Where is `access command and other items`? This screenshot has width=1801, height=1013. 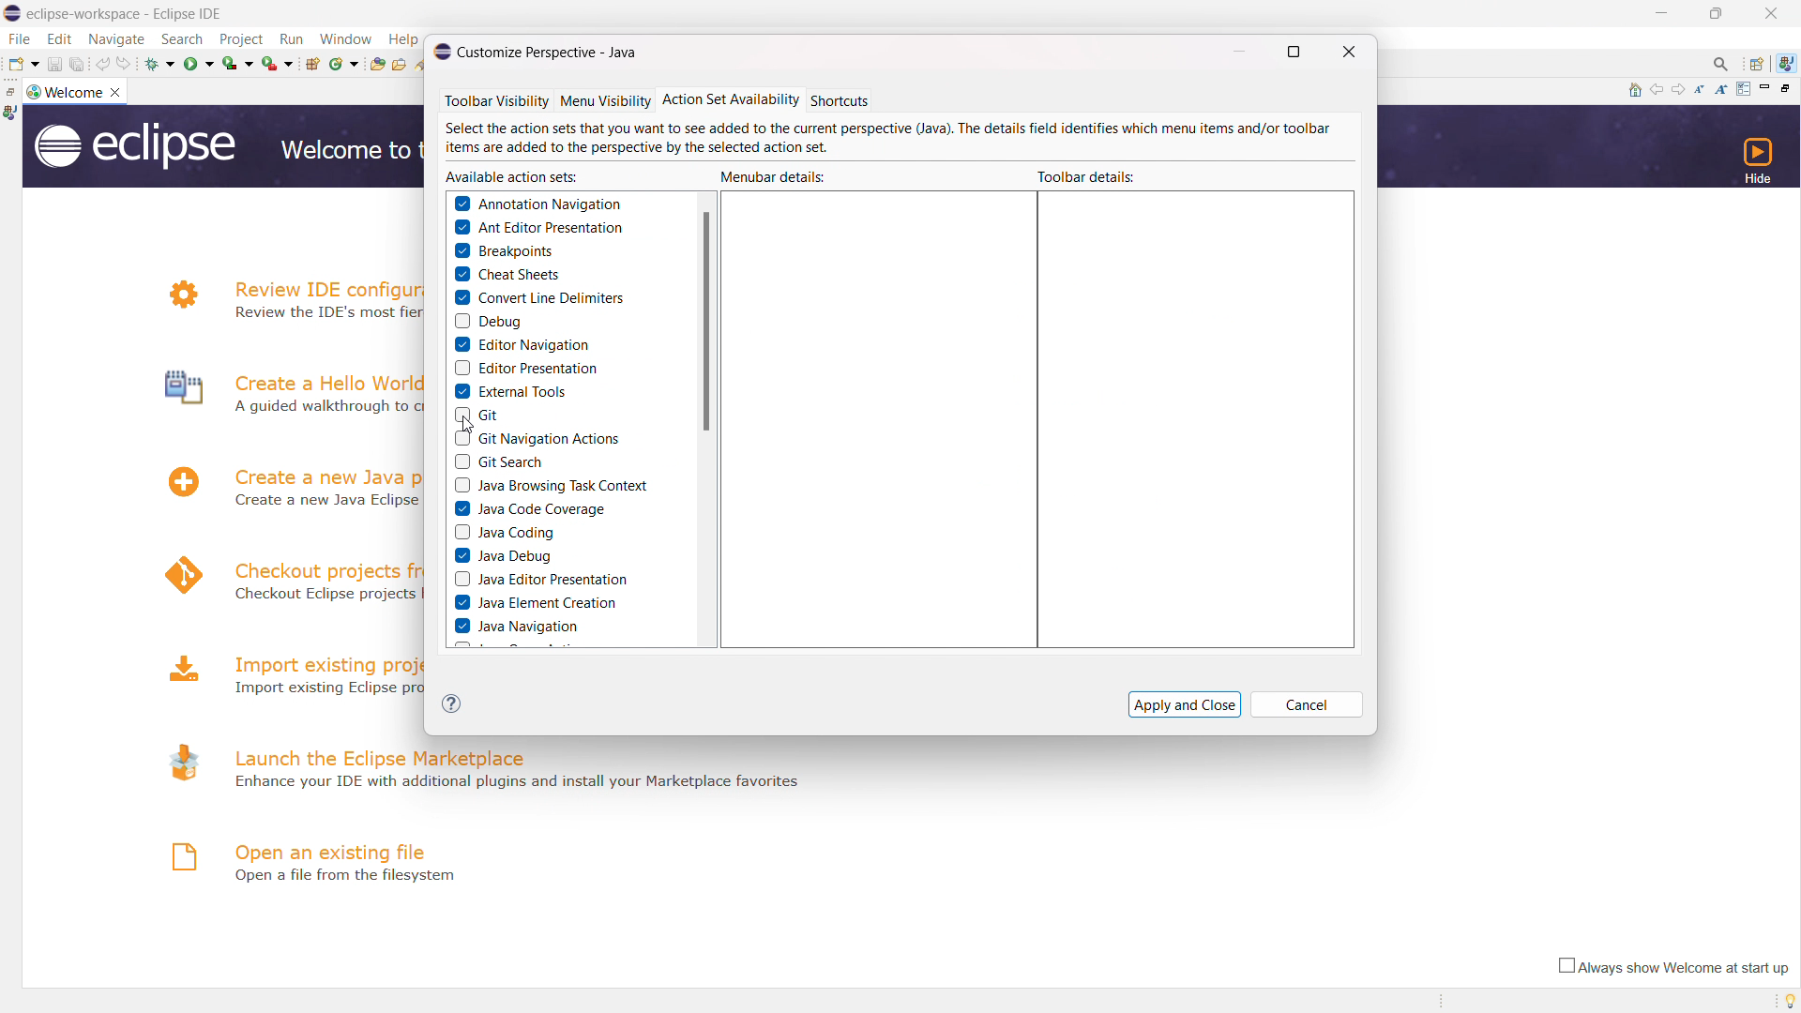 access command and other items is located at coordinates (1722, 65).